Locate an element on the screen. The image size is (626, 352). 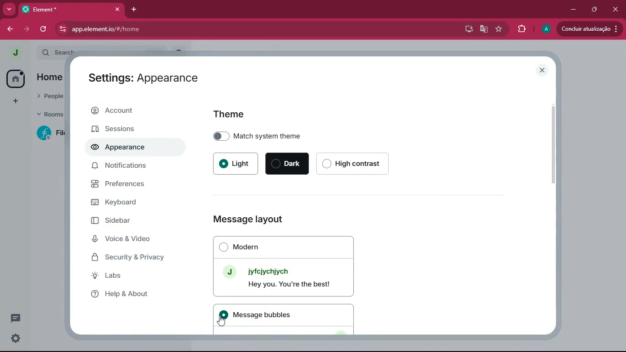
forward is located at coordinates (28, 30).